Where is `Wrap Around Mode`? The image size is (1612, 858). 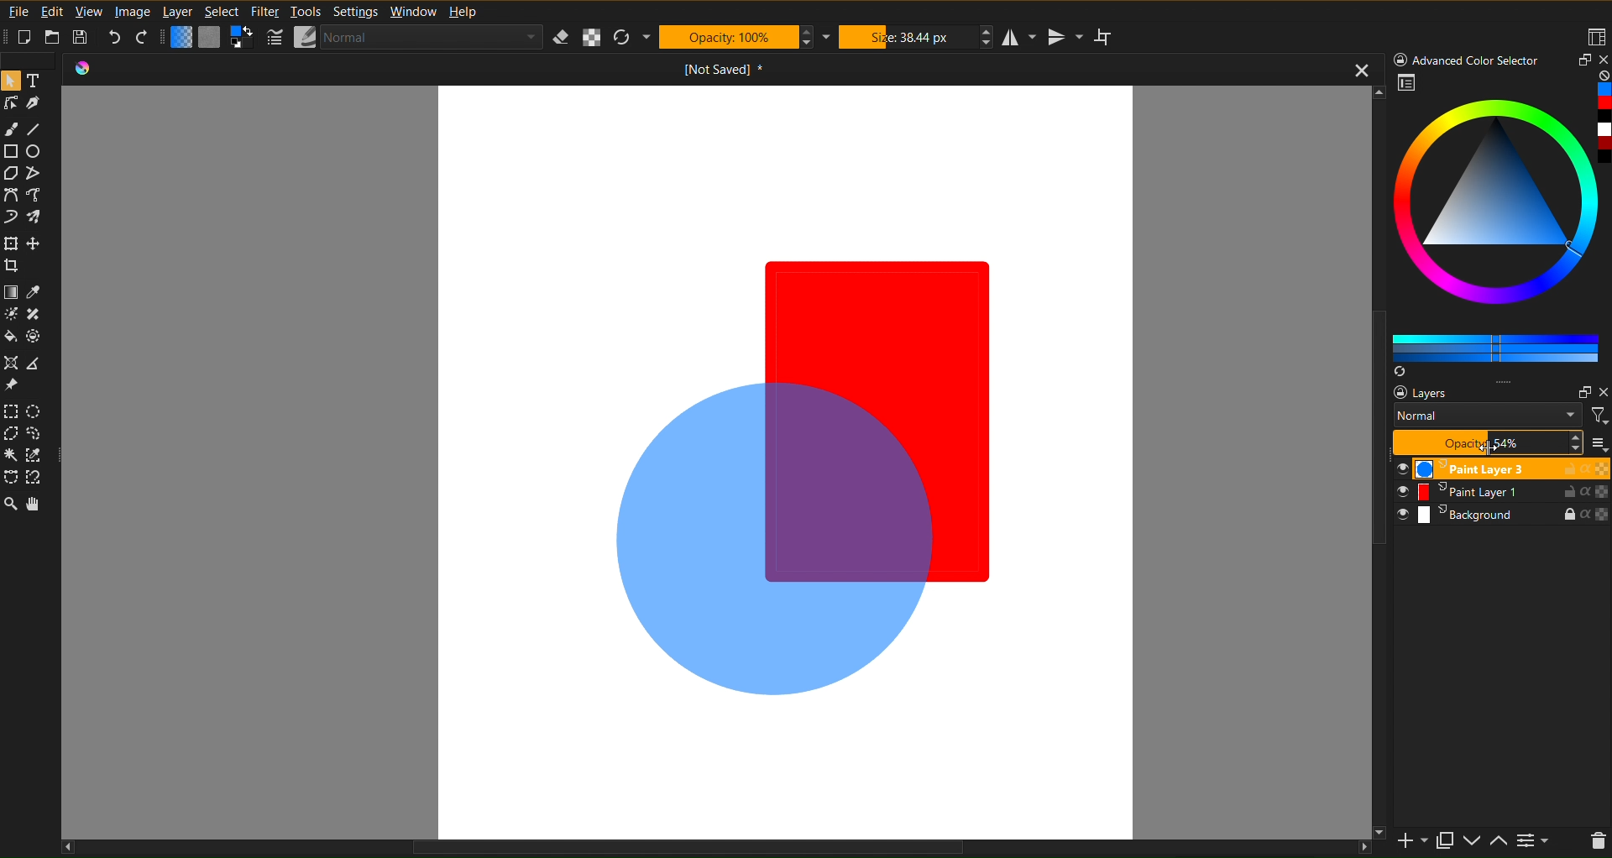 Wrap Around Mode is located at coordinates (1109, 37).